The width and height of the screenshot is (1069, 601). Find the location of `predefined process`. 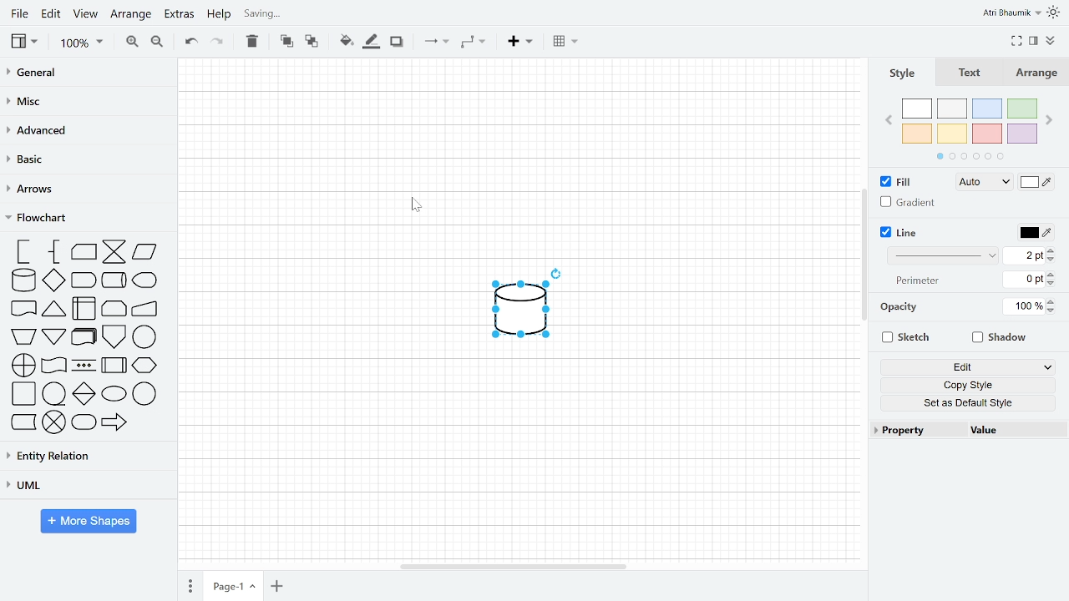

predefined process is located at coordinates (112, 366).